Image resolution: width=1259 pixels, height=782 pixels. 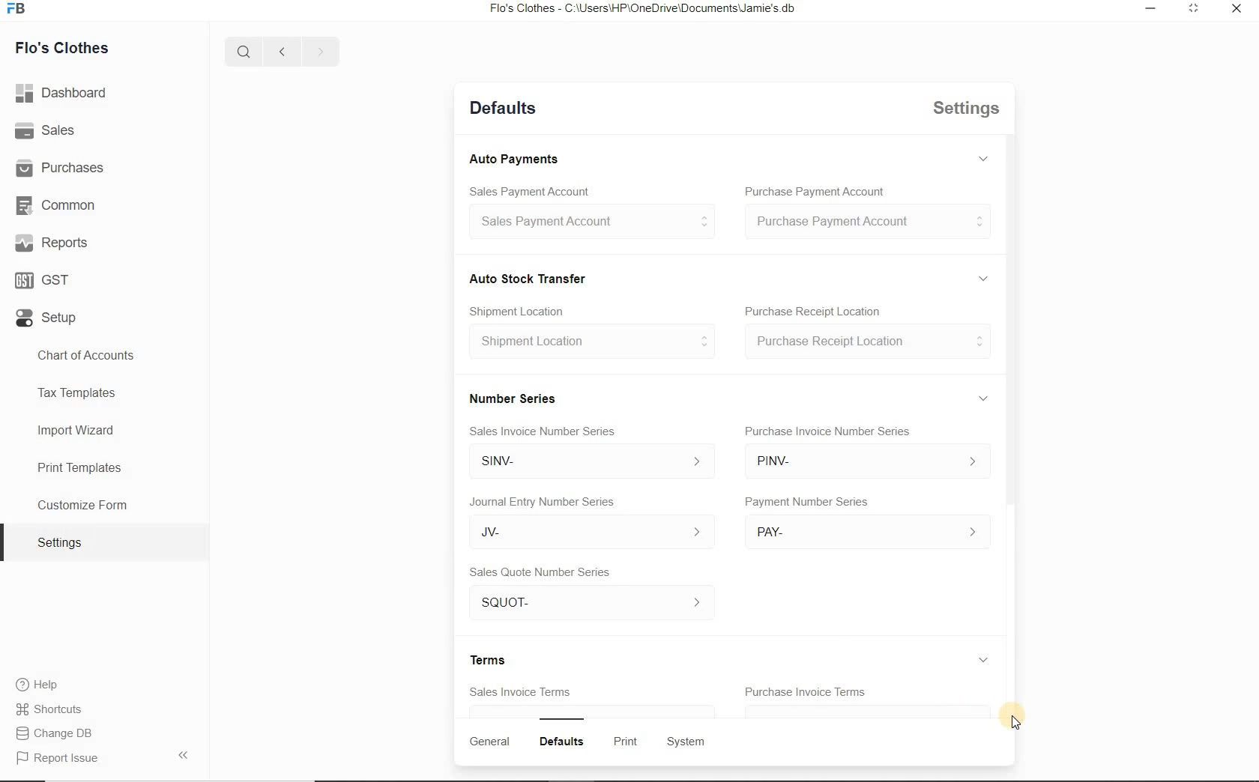 What do you see at coordinates (543, 500) in the screenshot?
I see `Journal Entry Number Series` at bounding box center [543, 500].